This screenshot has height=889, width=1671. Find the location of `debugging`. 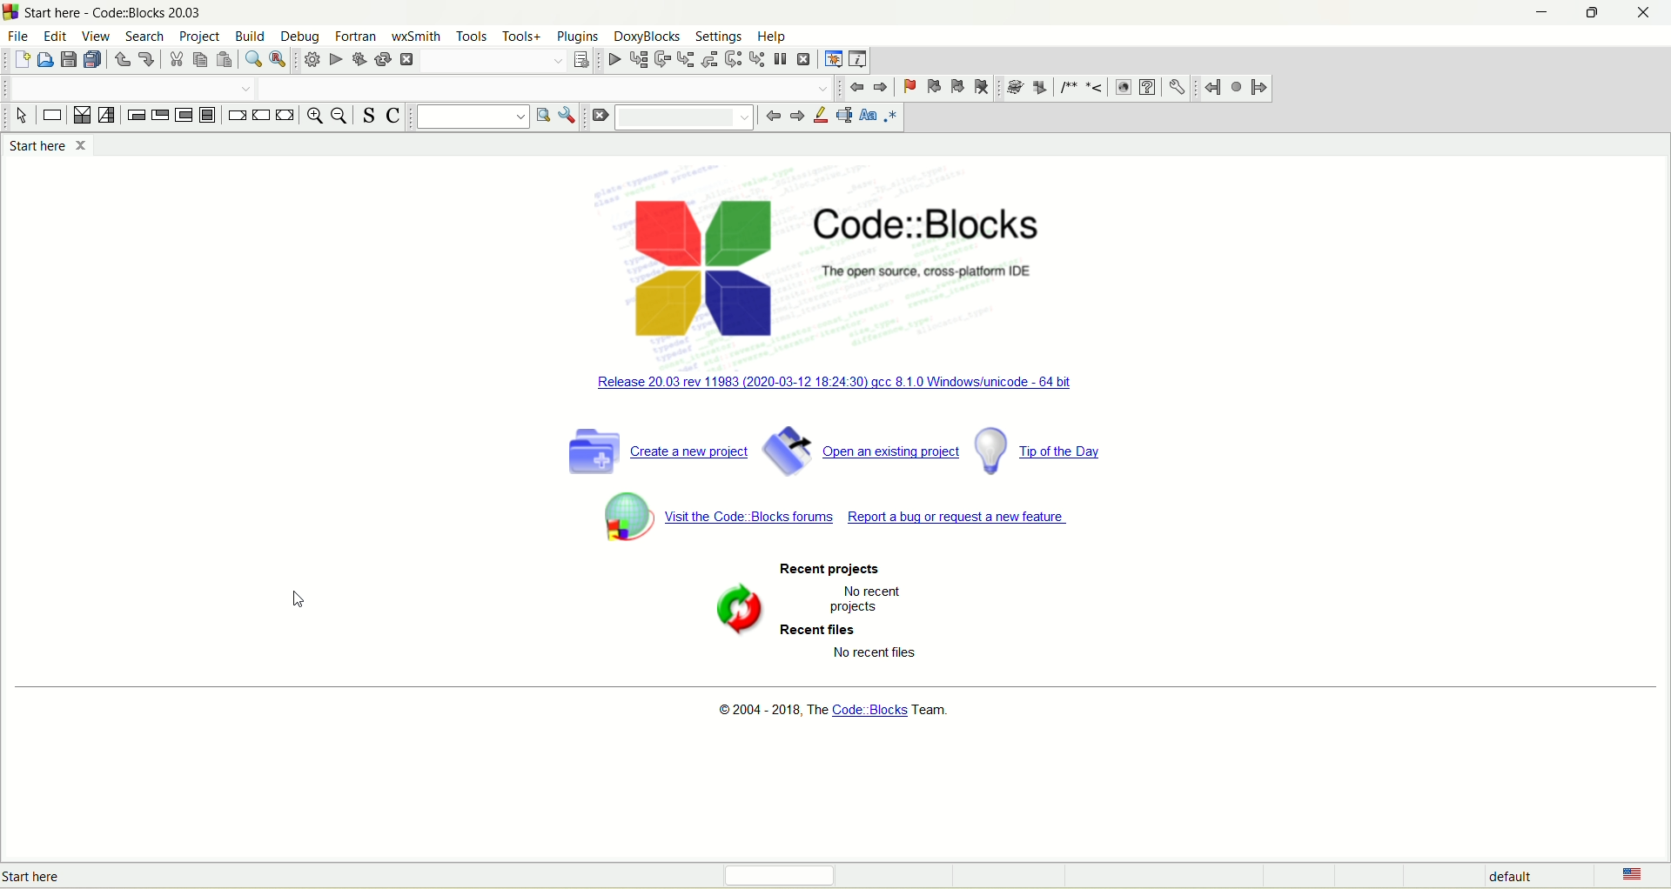

debugging is located at coordinates (833, 58).